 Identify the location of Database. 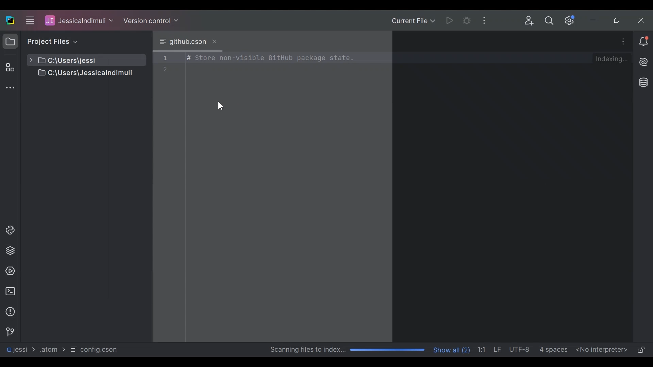
(644, 83).